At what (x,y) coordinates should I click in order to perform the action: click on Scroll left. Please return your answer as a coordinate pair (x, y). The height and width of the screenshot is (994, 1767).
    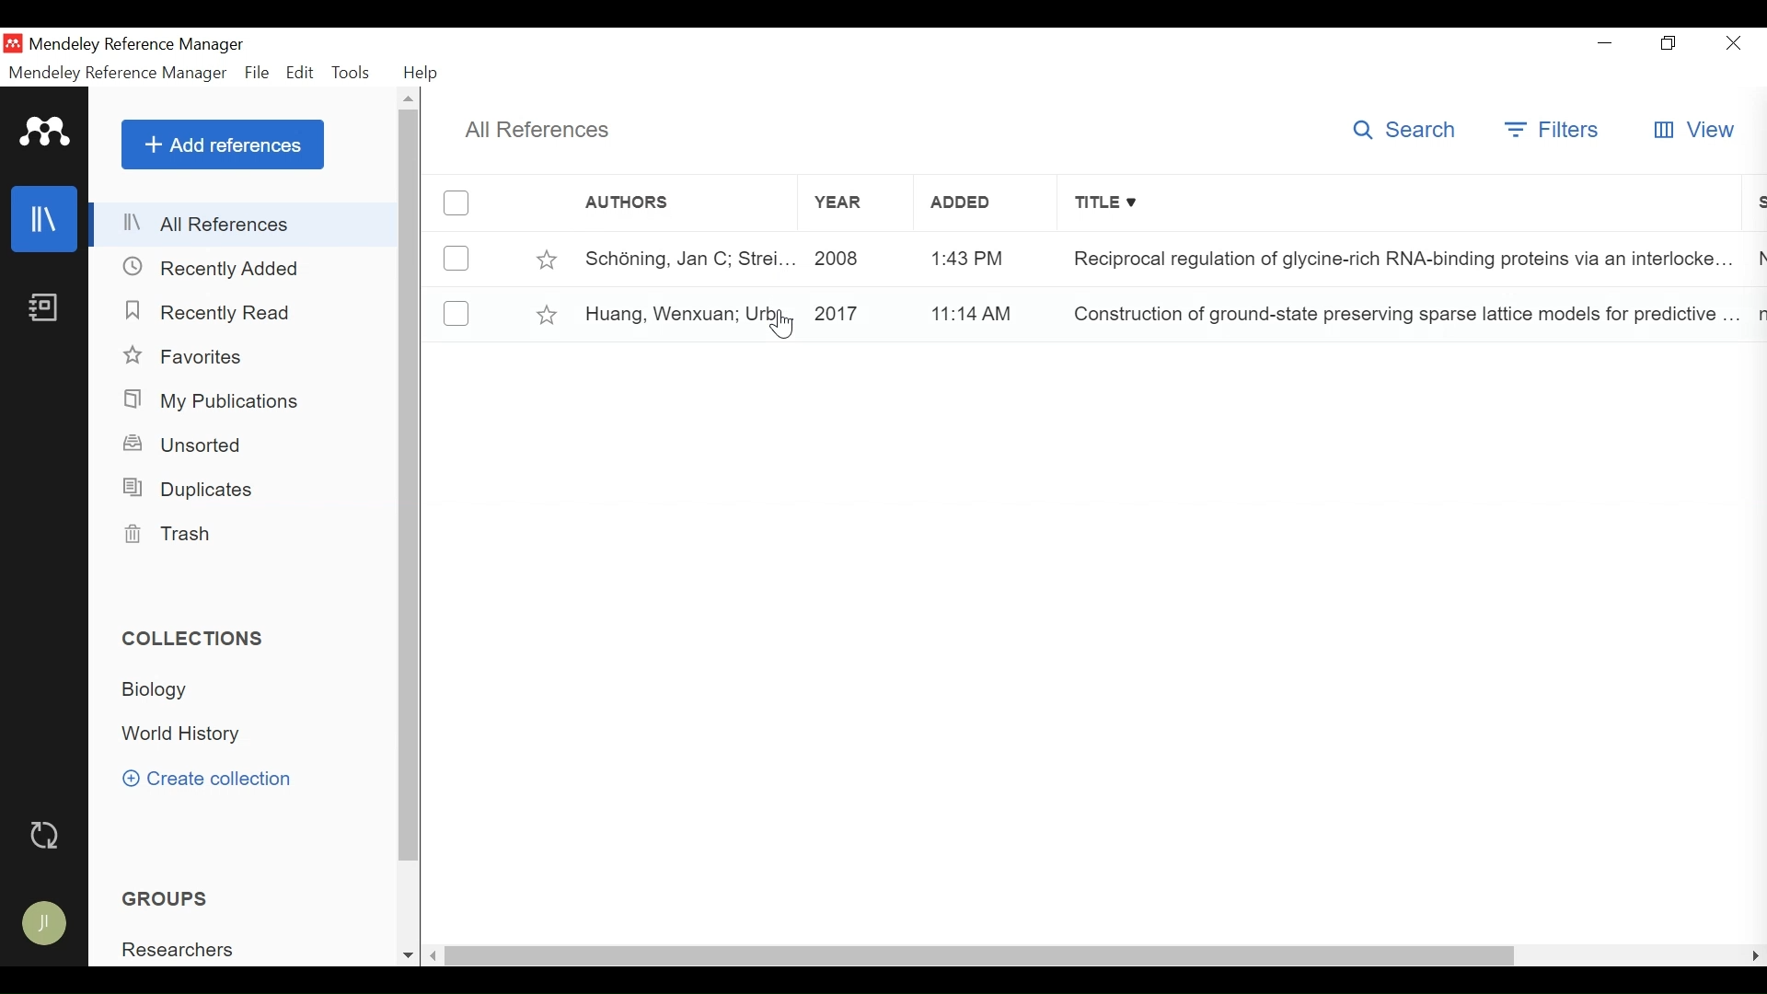
    Looking at the image, I should click on (434, 955).